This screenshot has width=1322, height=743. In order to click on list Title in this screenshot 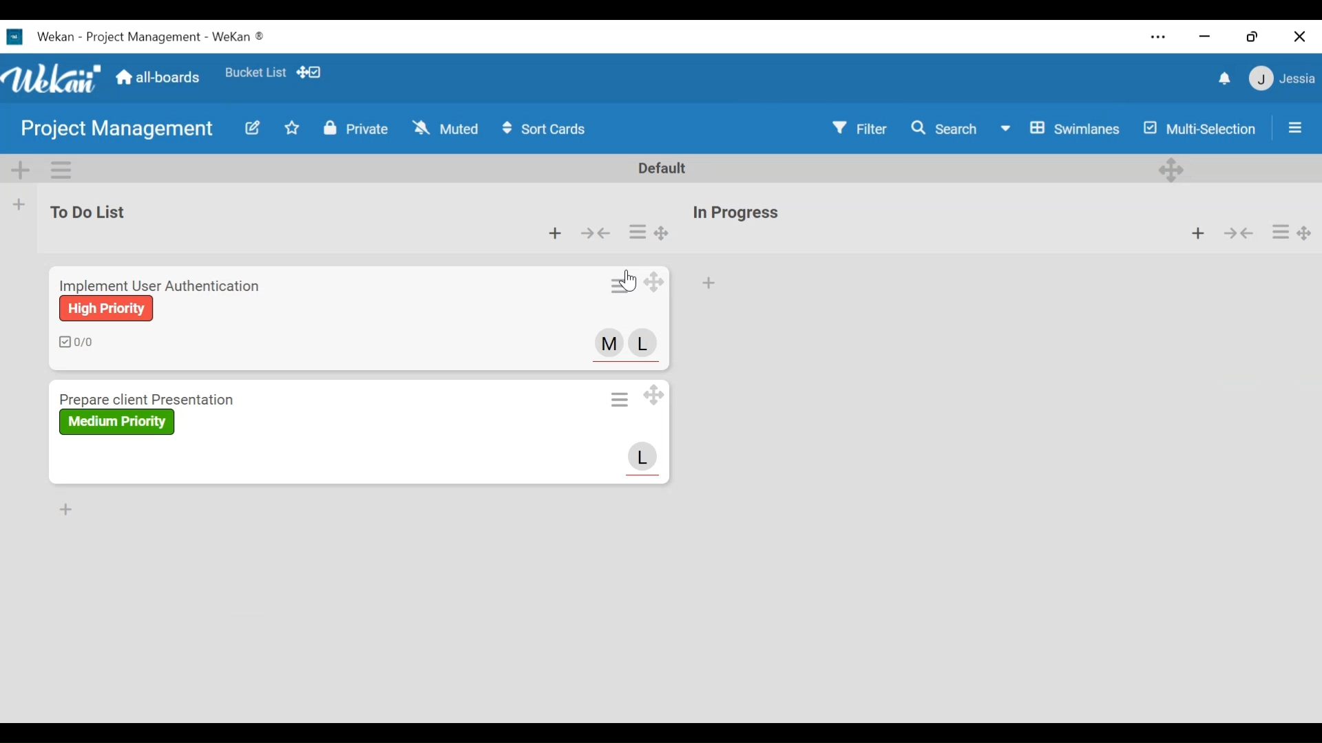, I will do `click(90, 210)`.